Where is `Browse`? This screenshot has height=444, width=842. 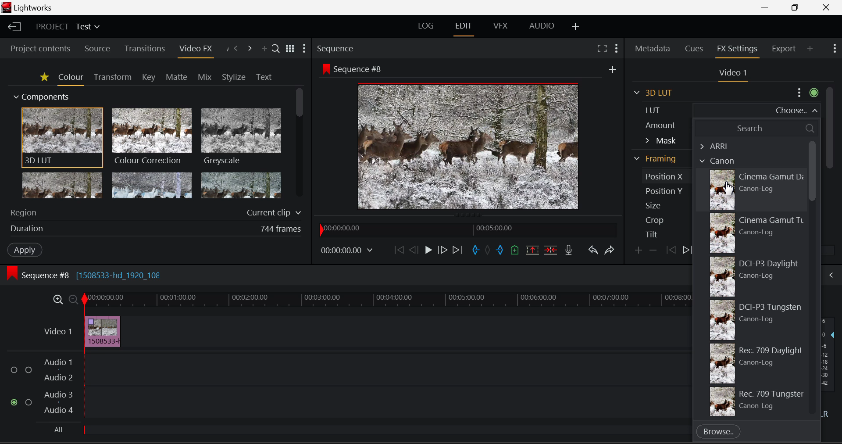
Browse is located at coordinates (716, 433).